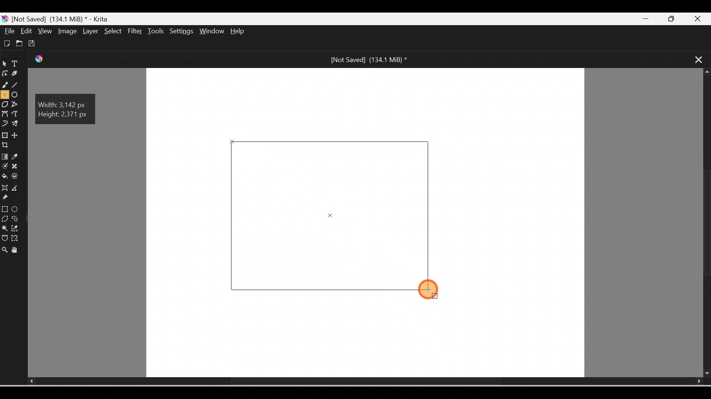 Image resolution: width=711 pixels, height=399 pixels. I want to click on Transform a layer/selection, so click(5, 134).